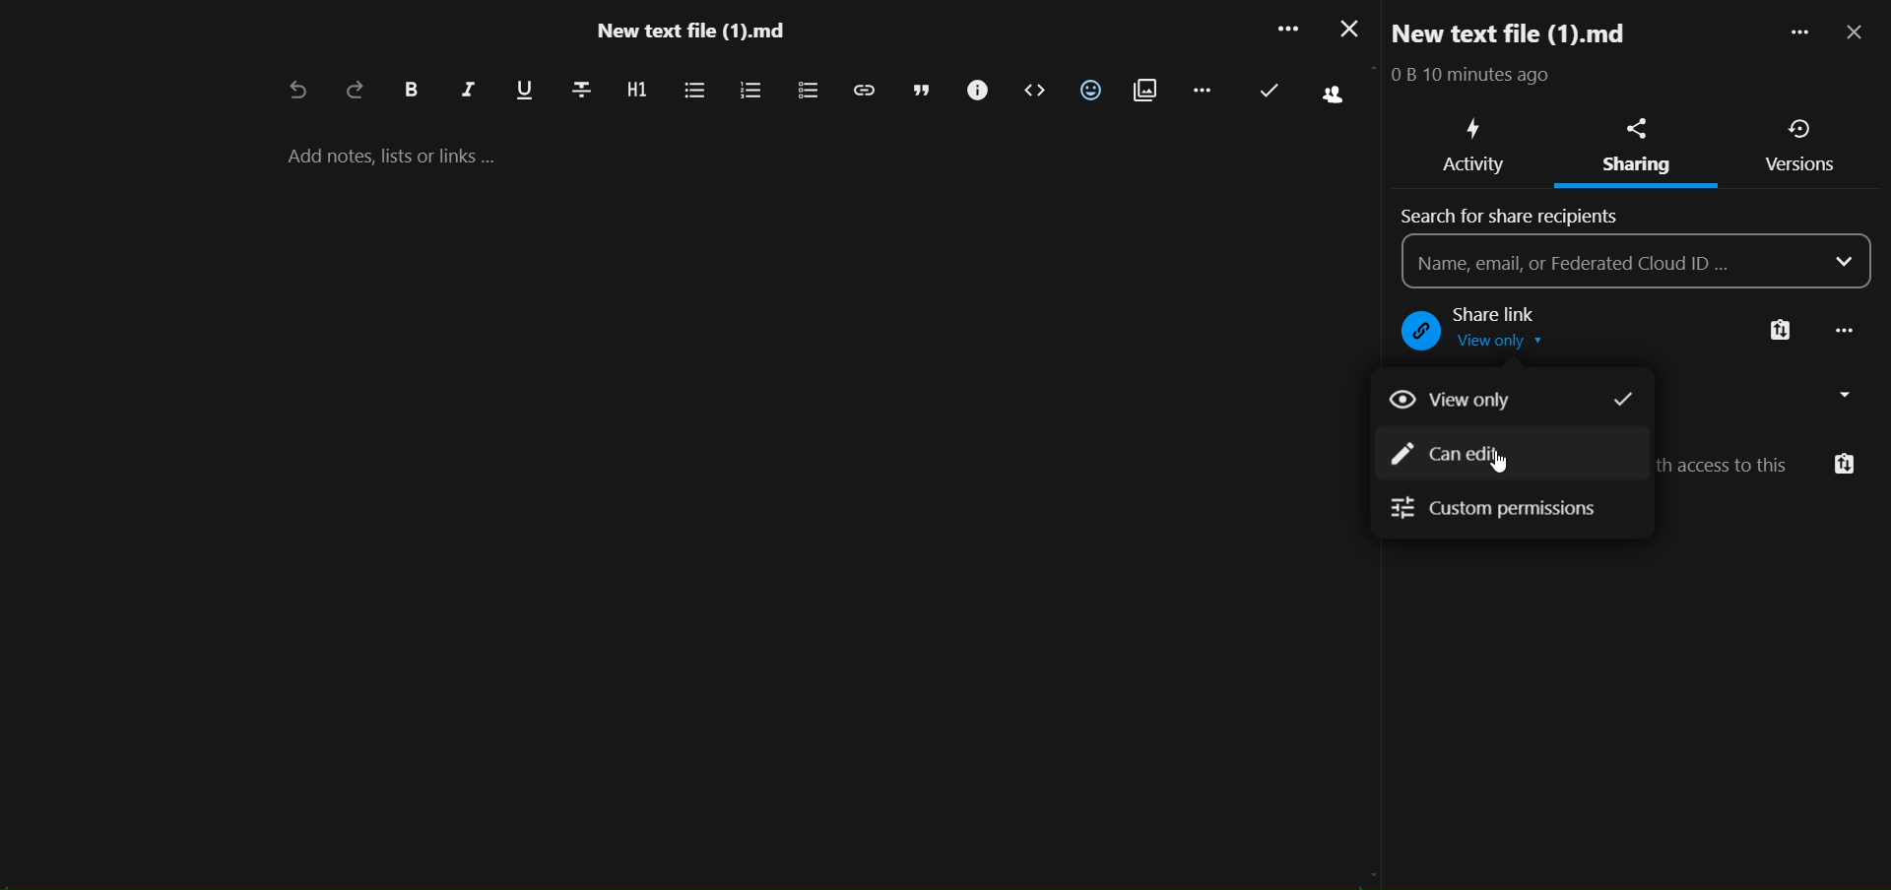 This screenshot has height=890, width=1891. Describe the element at coordinates (580, 88) in the screenshot. I see `strikethrough` at that location.